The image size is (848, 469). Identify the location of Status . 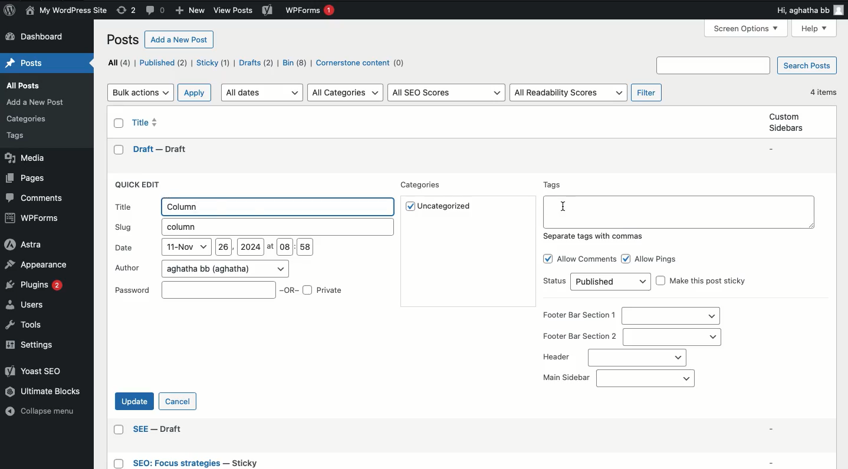
(597, 283).